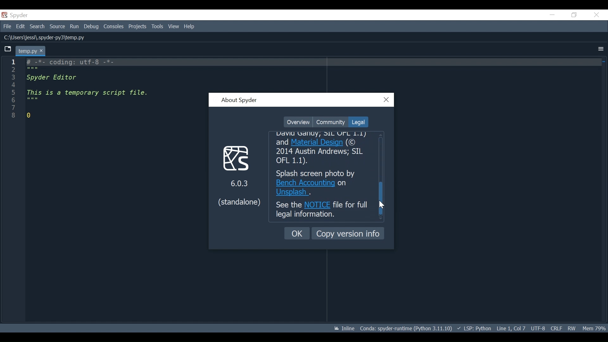 The image size is (608, 342). What do you see at coordinates (239, 101) in the screenshot?
I see `About Spyder` at bounding box center [239, 101].